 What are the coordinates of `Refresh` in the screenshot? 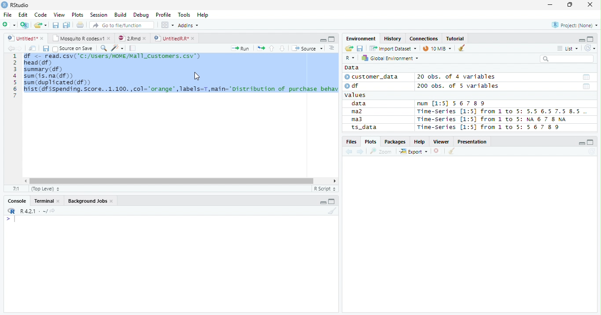 It's located at (590, 47).